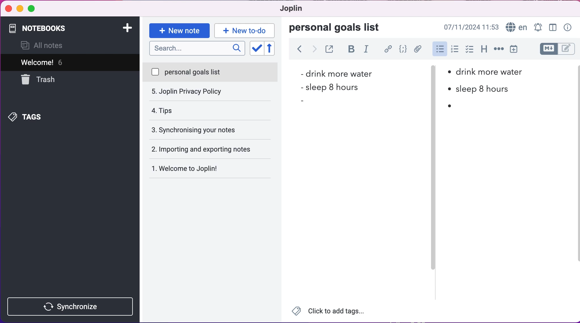  I want to click on search, so click(196, 49).